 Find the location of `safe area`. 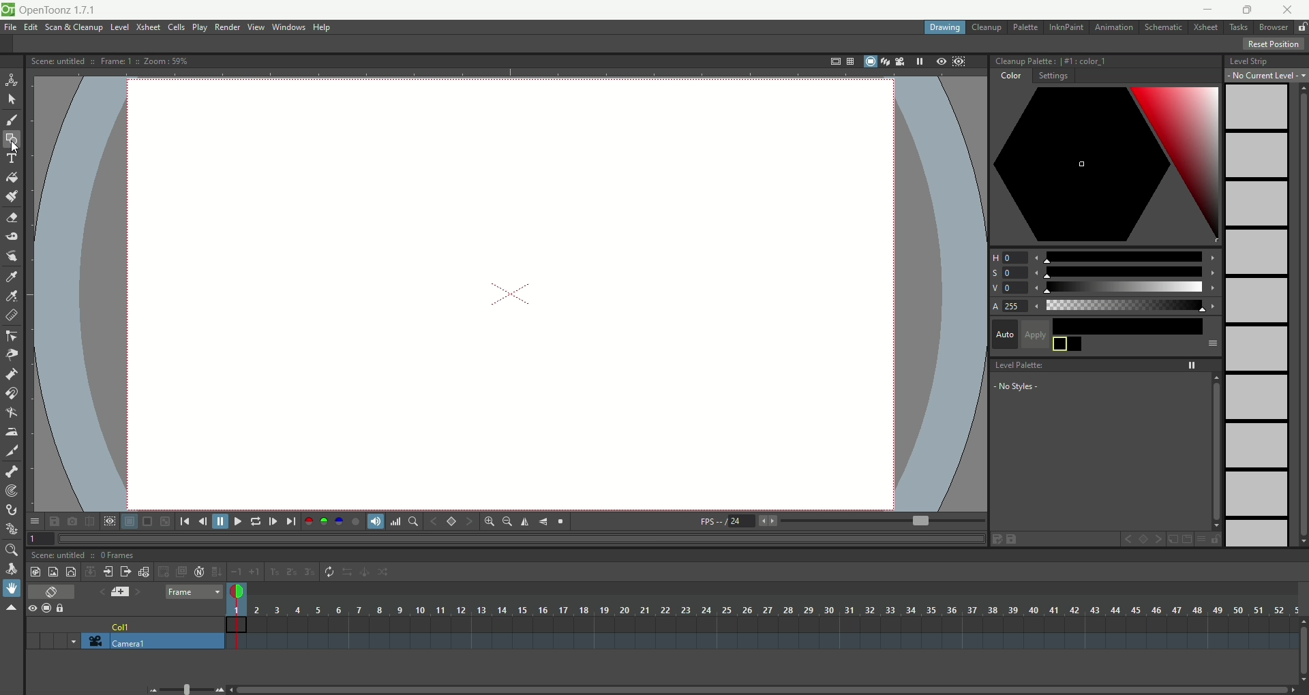

safe area is located at coordinates (834, 62).